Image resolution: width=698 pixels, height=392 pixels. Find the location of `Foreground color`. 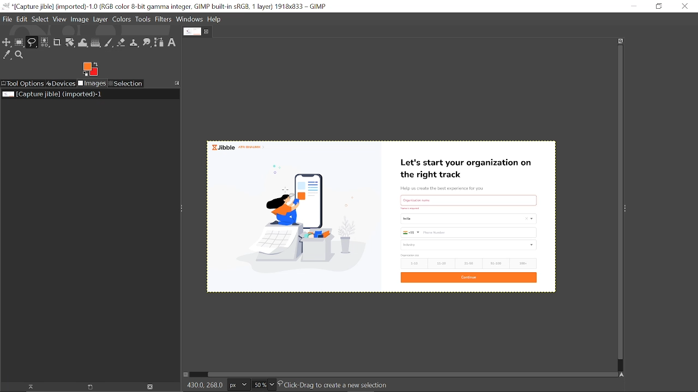

Foreground color is located at coordinates (91, 69).